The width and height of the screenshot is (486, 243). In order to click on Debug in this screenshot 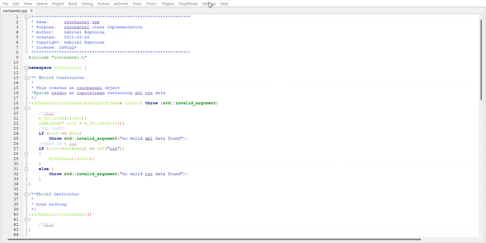, I will do `click(87, 4)`.